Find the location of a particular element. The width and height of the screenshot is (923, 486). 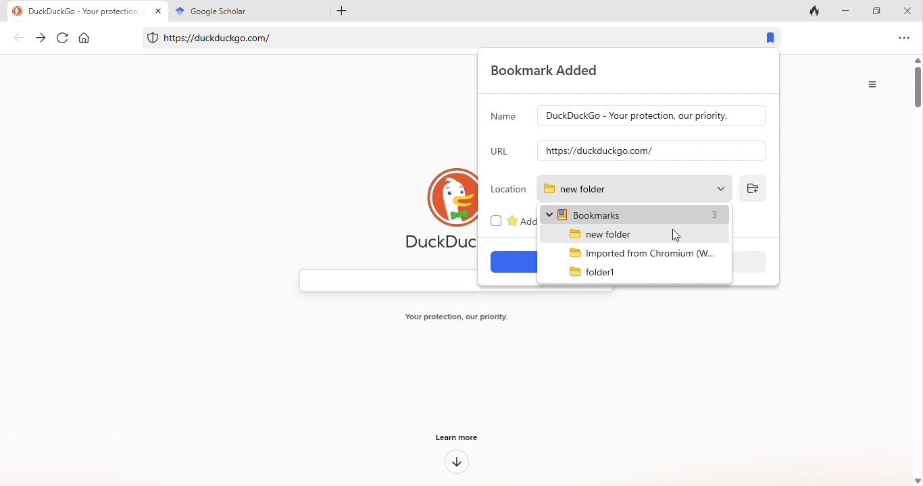

vertical scroll bar is located at coordinates (917, 90).